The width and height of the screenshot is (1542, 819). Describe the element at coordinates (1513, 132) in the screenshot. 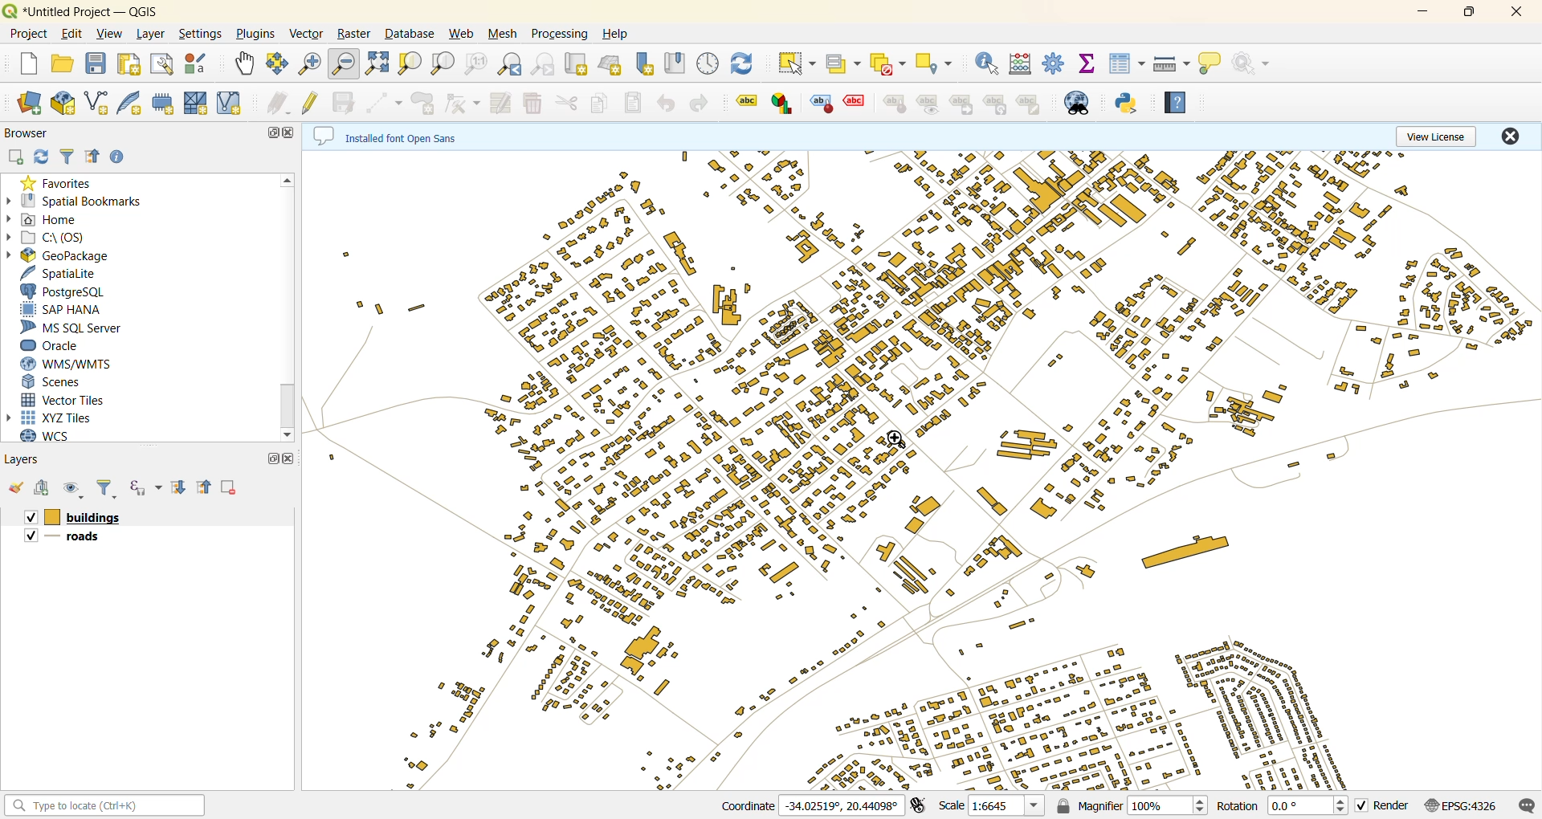

I see `close` at that location.